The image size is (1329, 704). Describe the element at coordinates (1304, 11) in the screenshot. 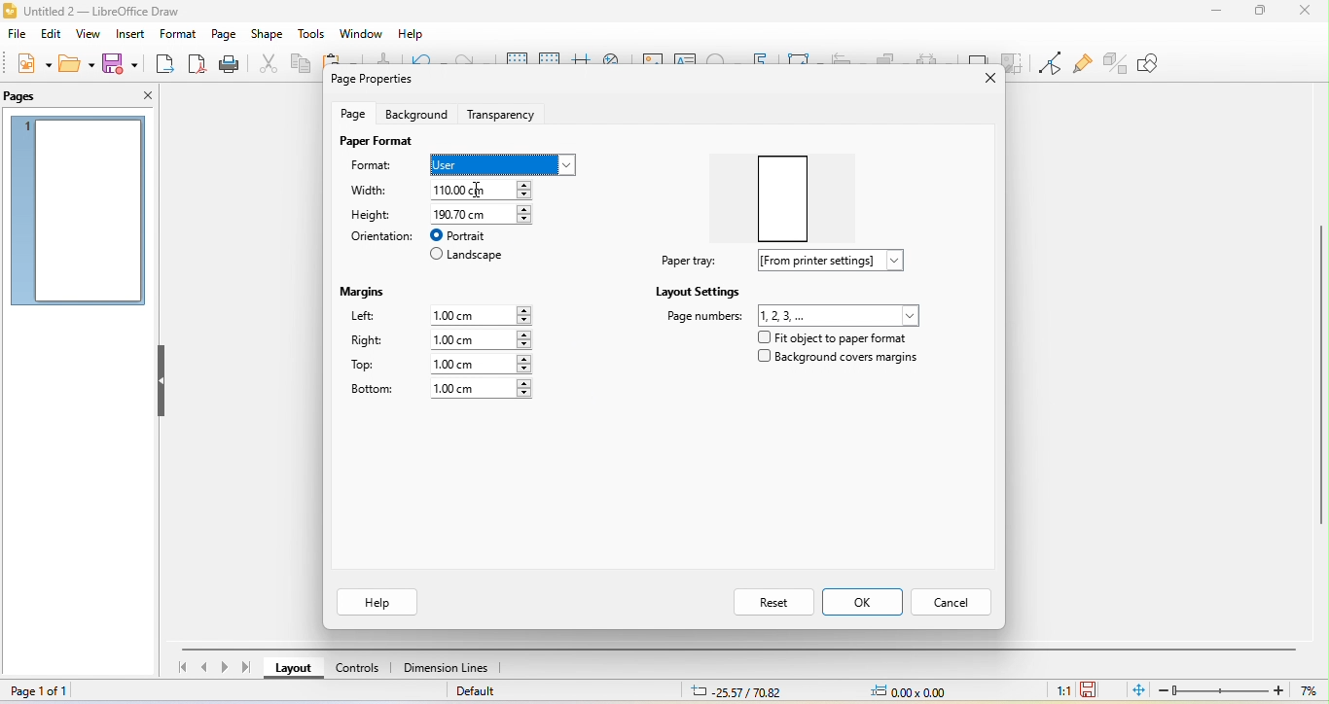

I see `close` at that location.